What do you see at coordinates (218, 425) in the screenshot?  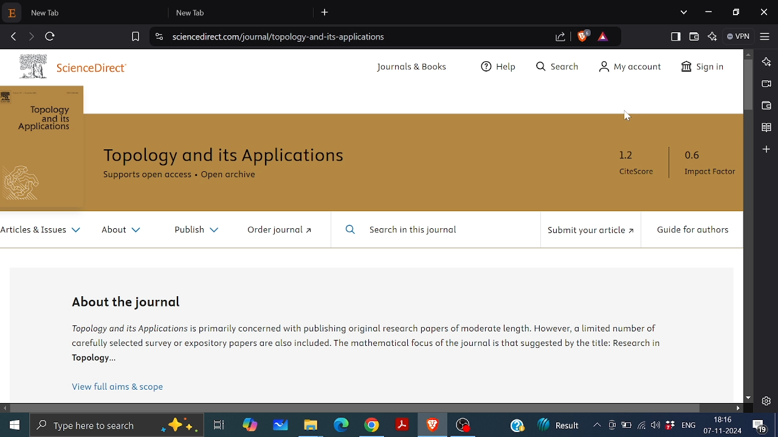 I see `Task view` at bounding box center [218, 425].